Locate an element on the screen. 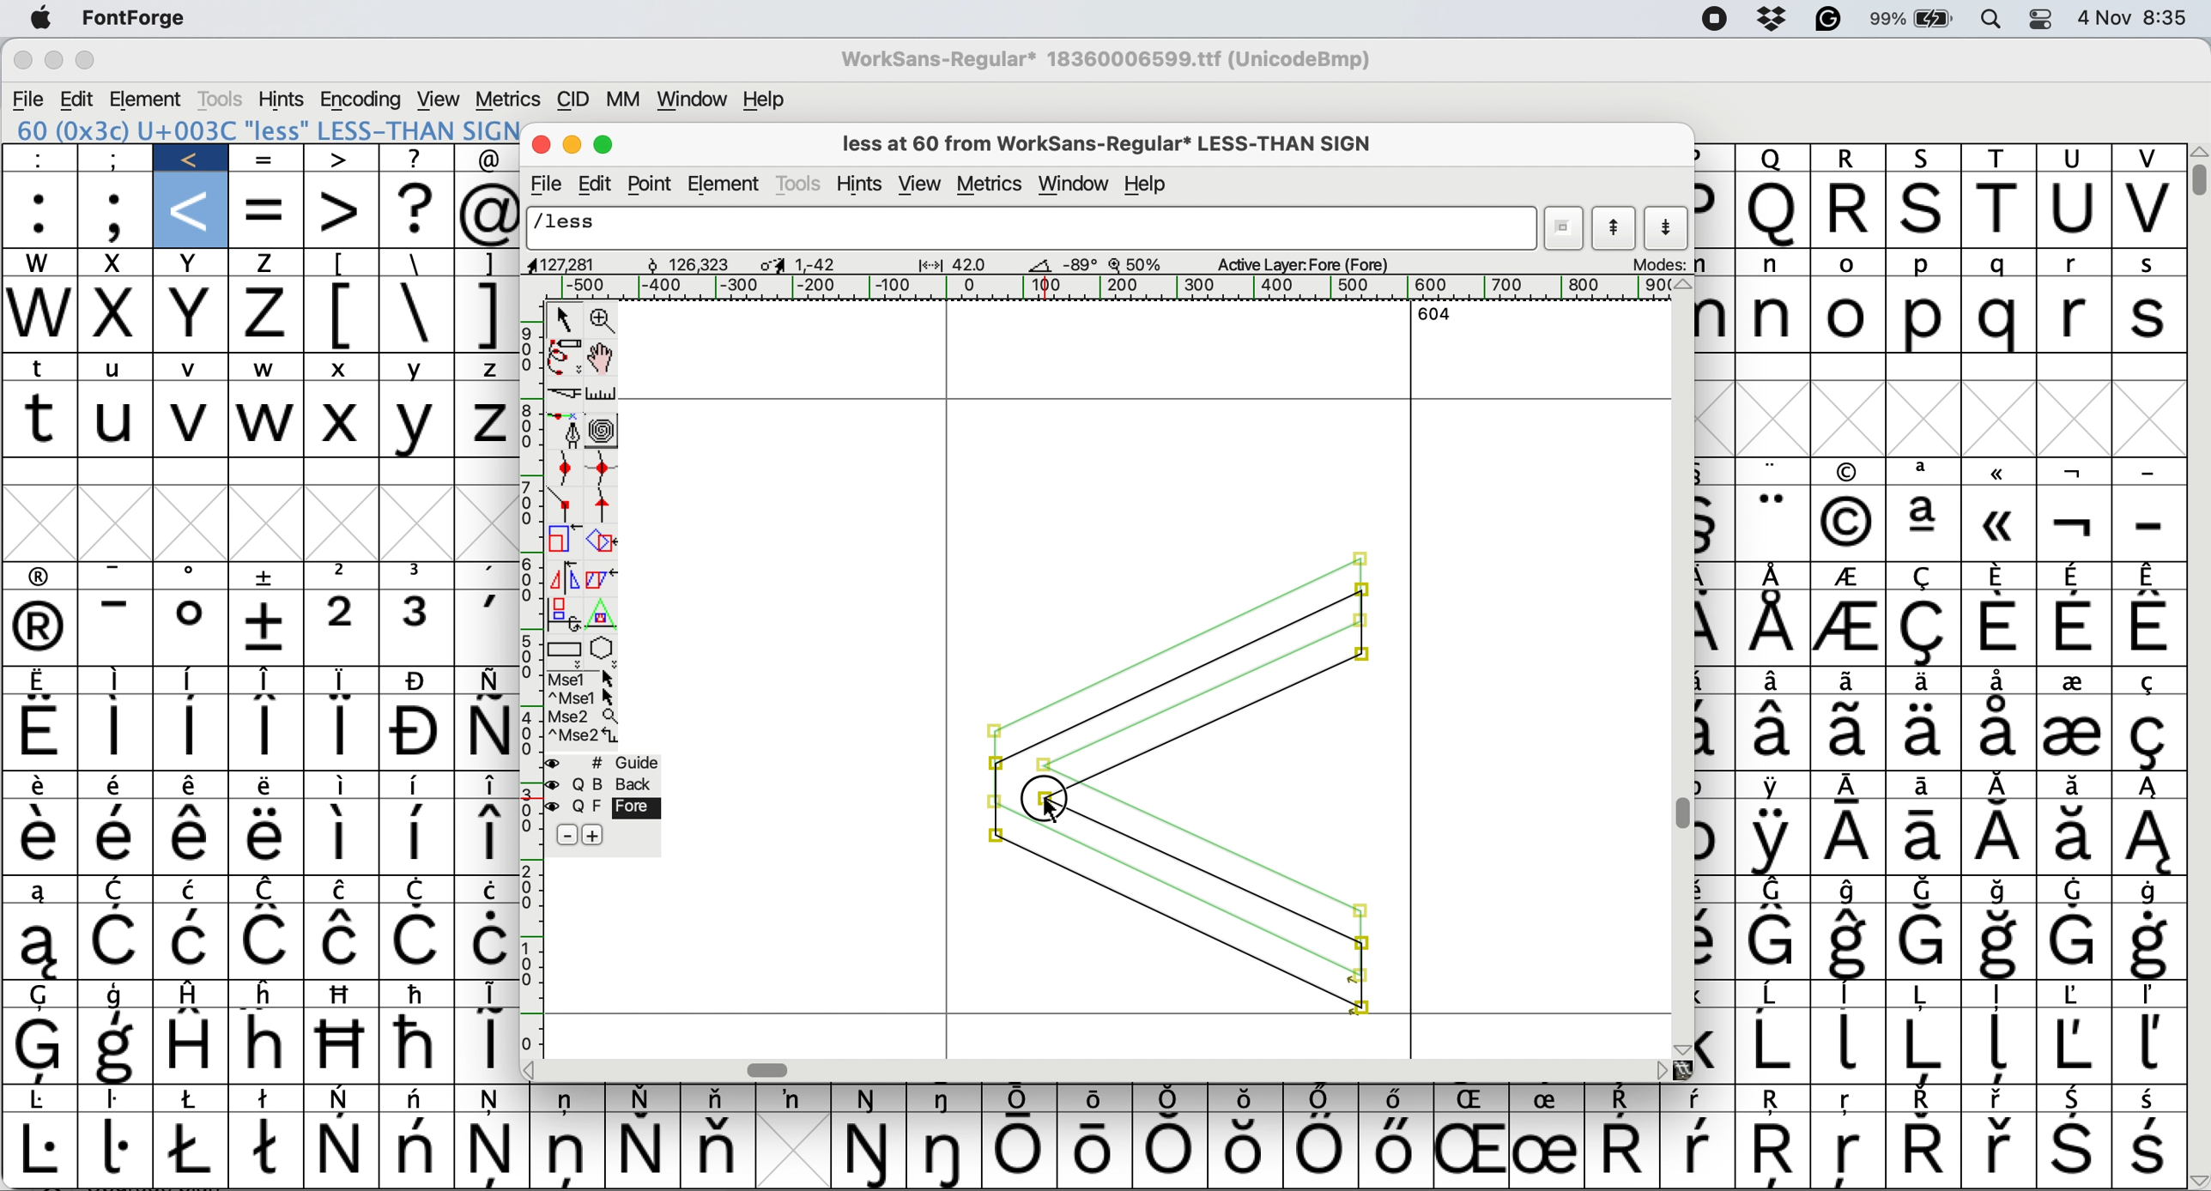  Symbol is located at coordinates (191, 577).